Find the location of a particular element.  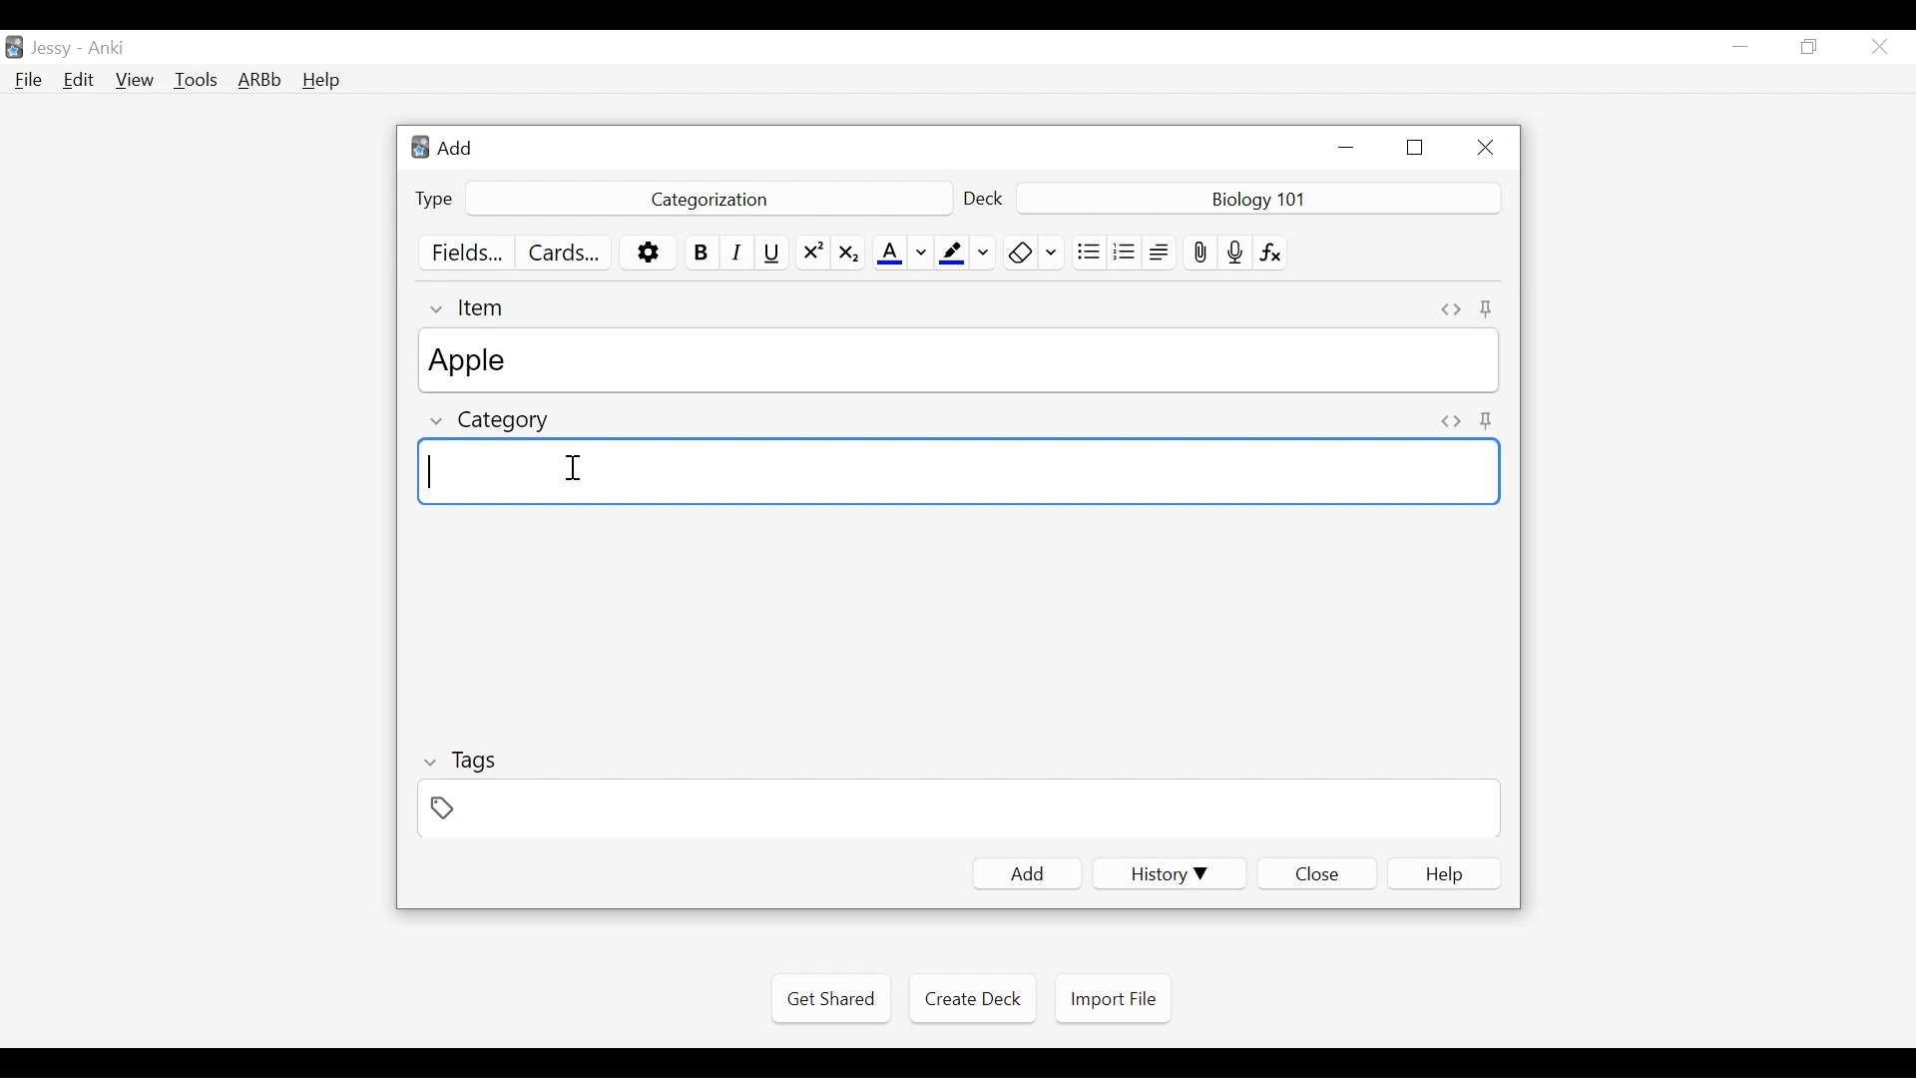

Toggle HTML Editor is located at coordinates (1452, 309).